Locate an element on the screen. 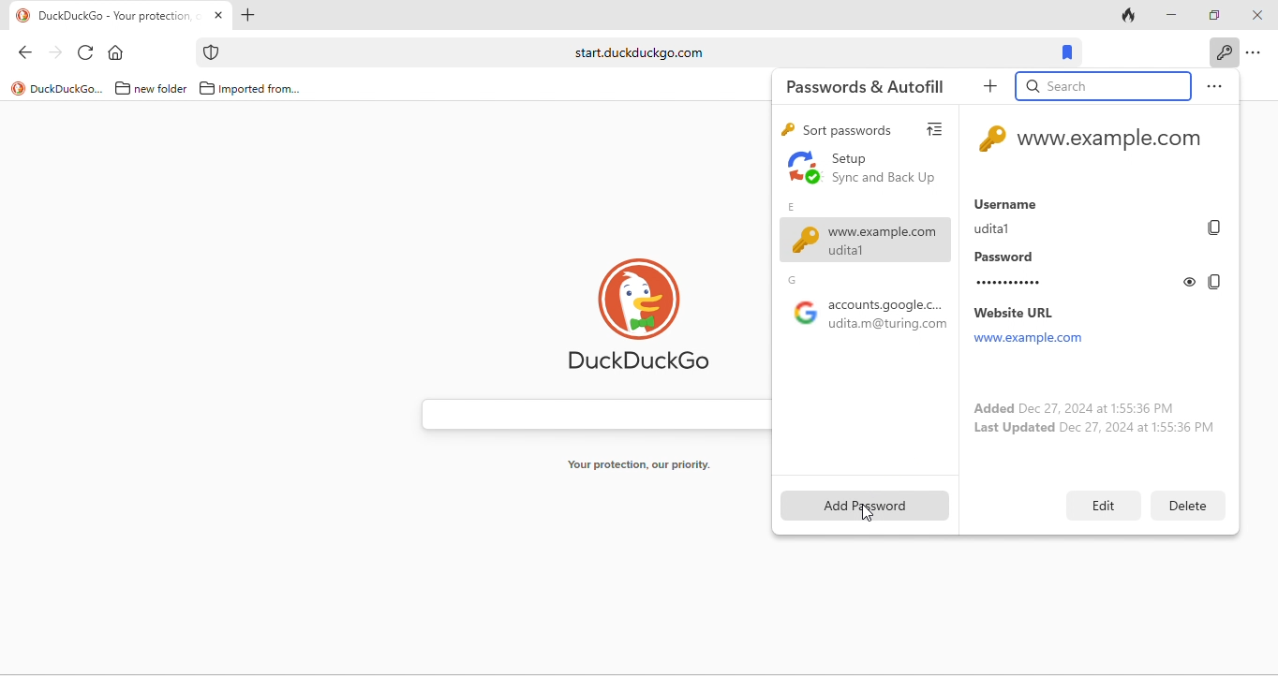 Image resolution: width=1278 pixels, height=676 pixels. minimize is located at coordinates (1168, 13).